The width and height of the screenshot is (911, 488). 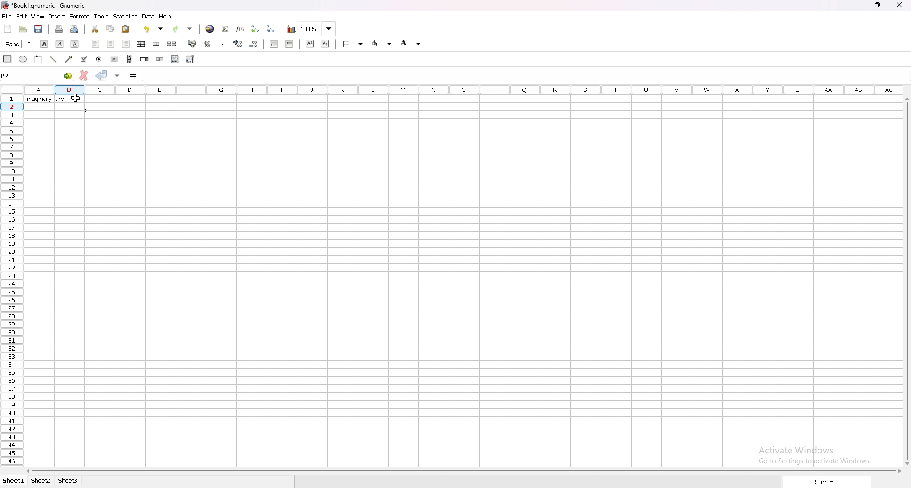 What do you see at coordinates (824, 482) in the screenshot?
I see `sum` at bounding box center [824, 482].